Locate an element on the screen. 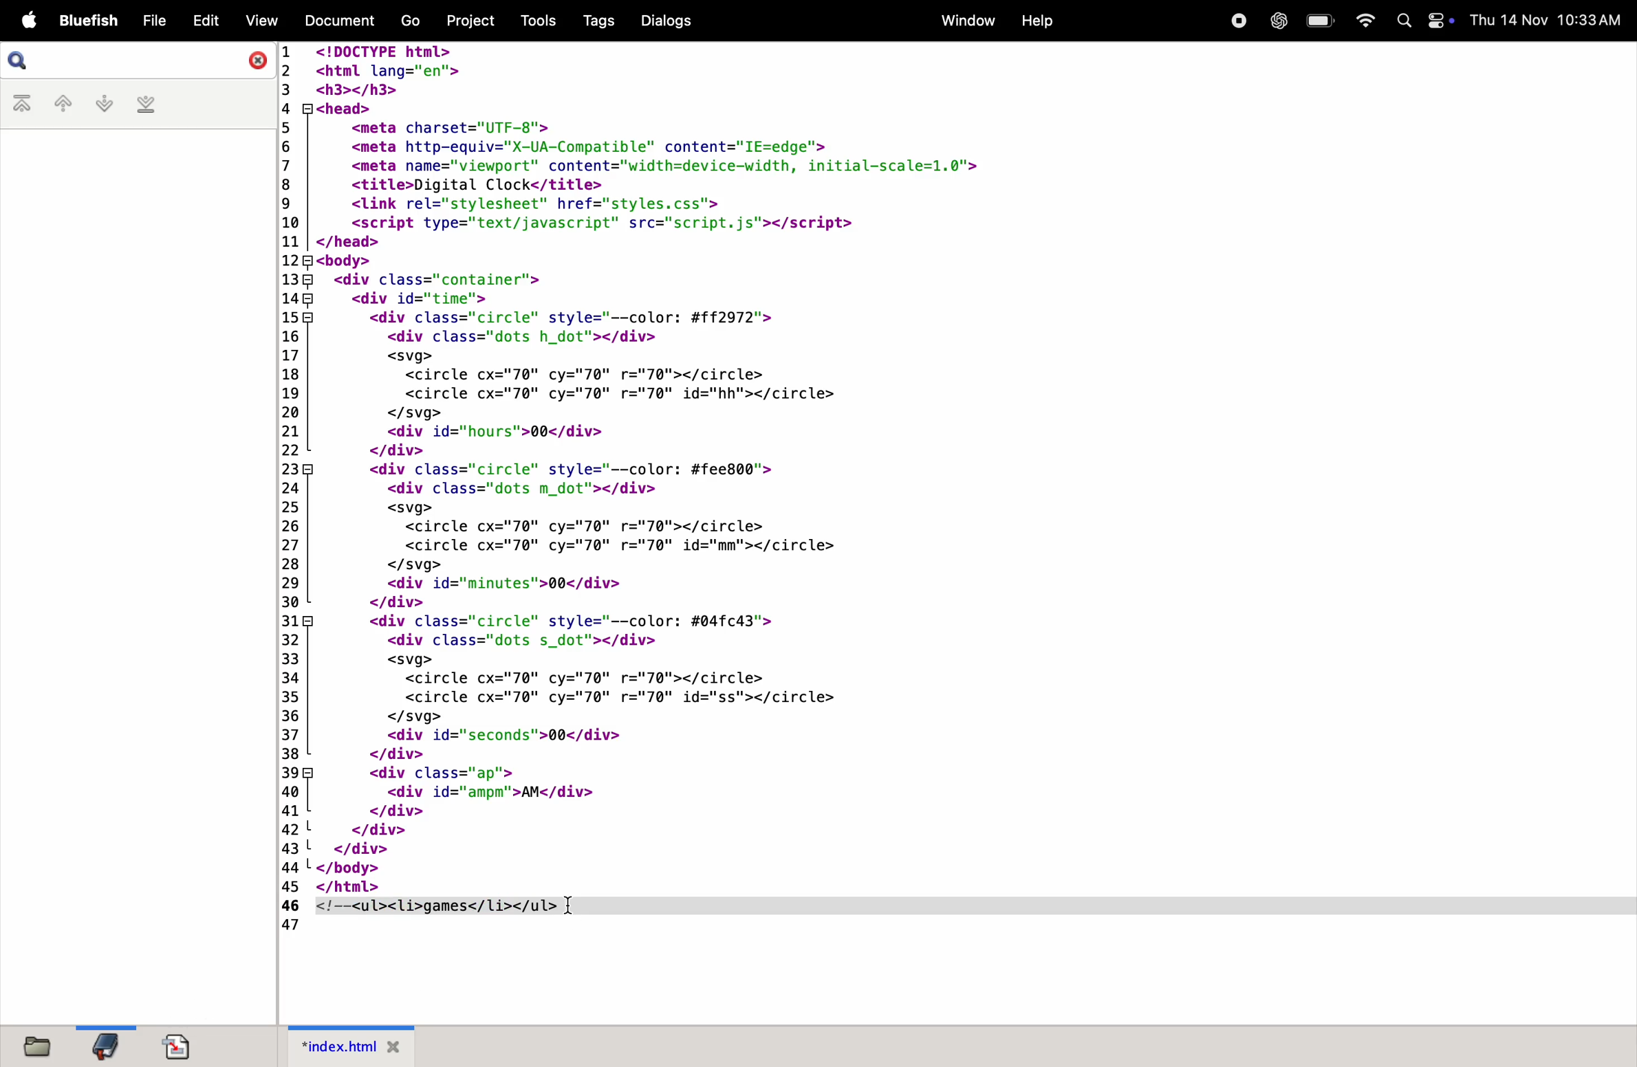 Image resolution: width=1637 pixels, height=1067 pixels. Go is located at coordinates (410, 20).